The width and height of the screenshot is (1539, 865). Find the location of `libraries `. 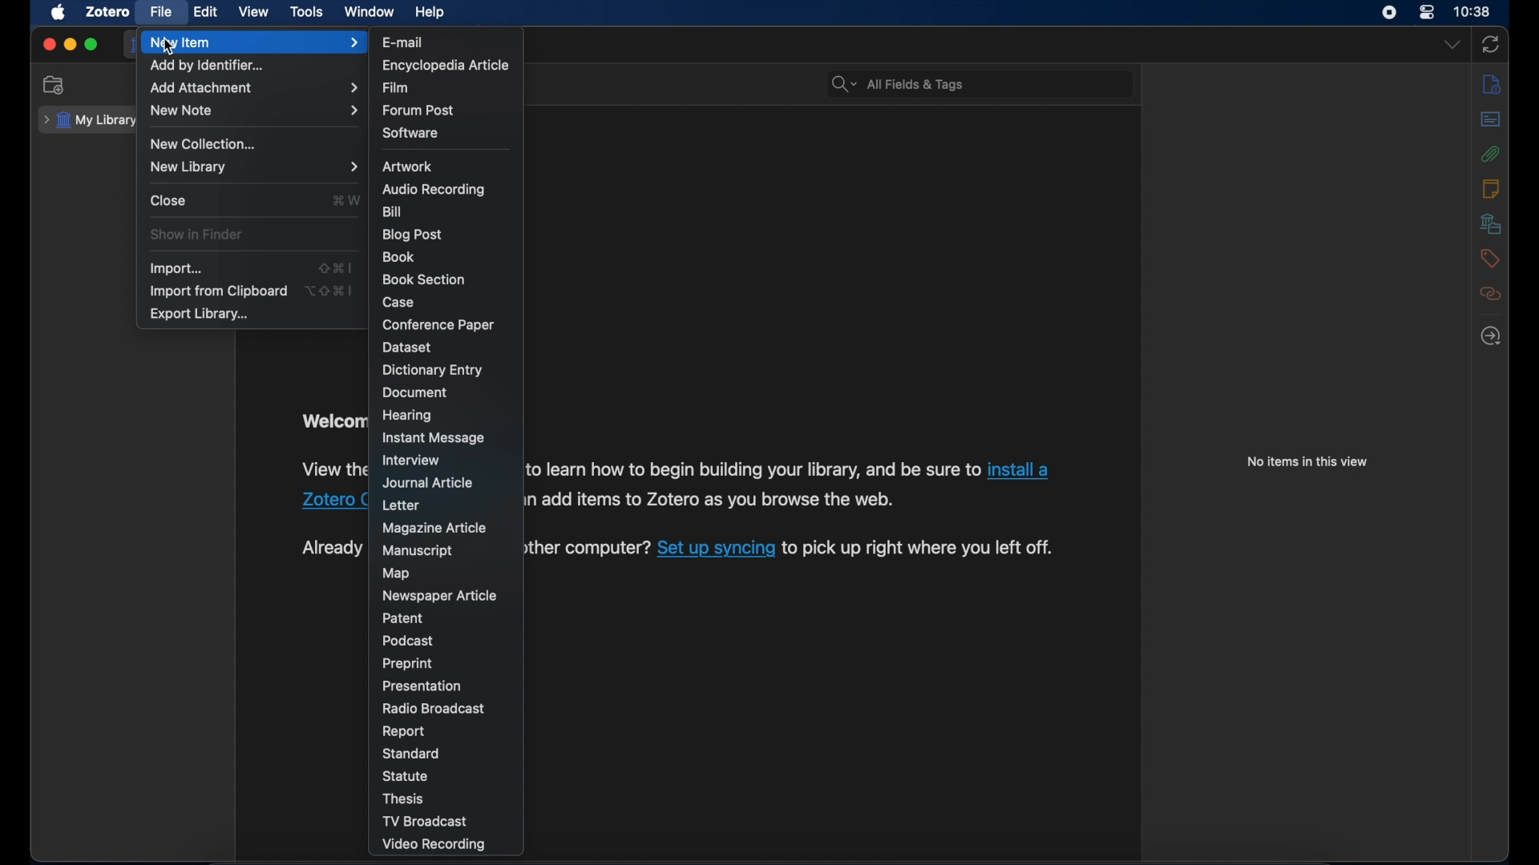

libraries  is located at coordinates (1491, 223).